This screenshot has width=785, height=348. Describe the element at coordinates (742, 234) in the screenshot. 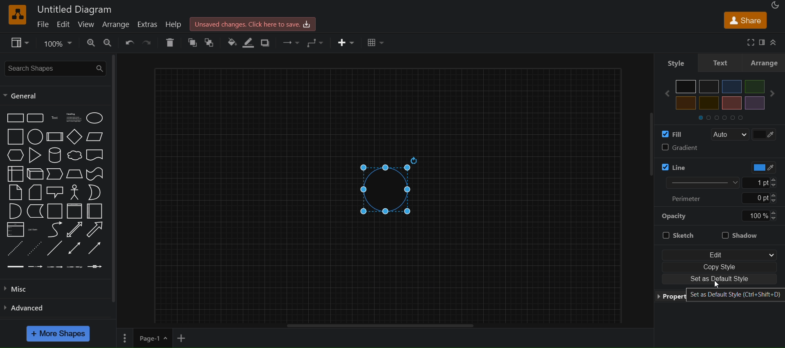

I see `shadow` at that location.